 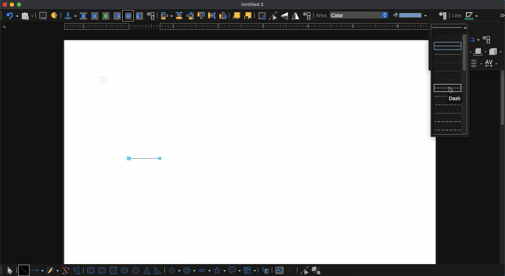 What do you see at coordinates (42, 16) in the screenshot?
I see `insert caption` at bounding box center [42, 16].